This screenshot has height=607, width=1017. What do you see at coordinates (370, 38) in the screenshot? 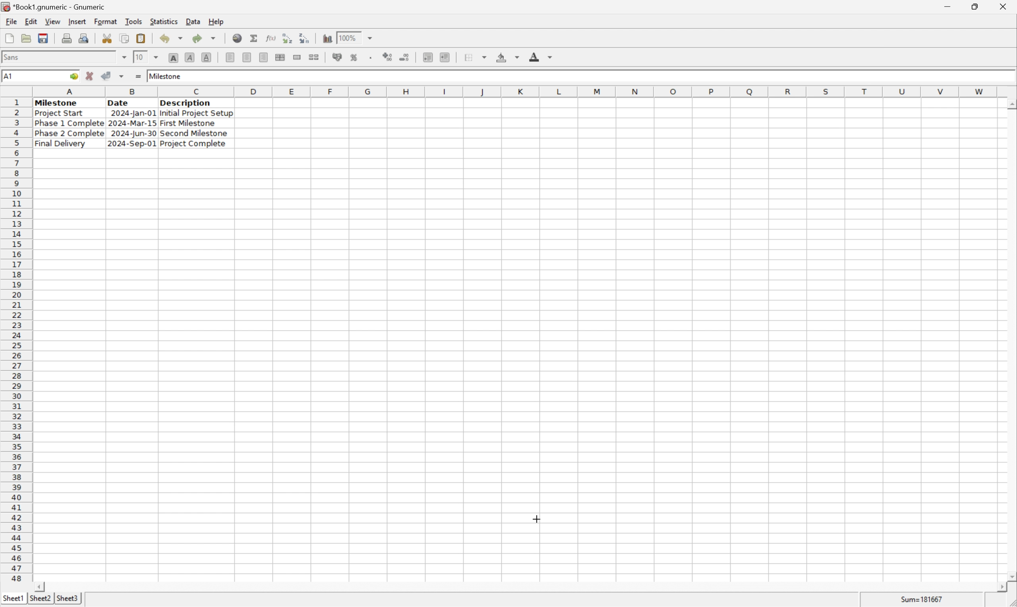
I see `drop down` at bounding box center [370, 38].